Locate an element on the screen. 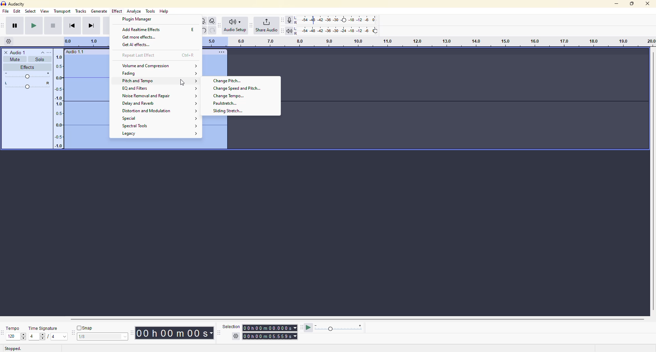 This screenshot has height=352, width=656. skip to start is located at coordinates (72, 25).